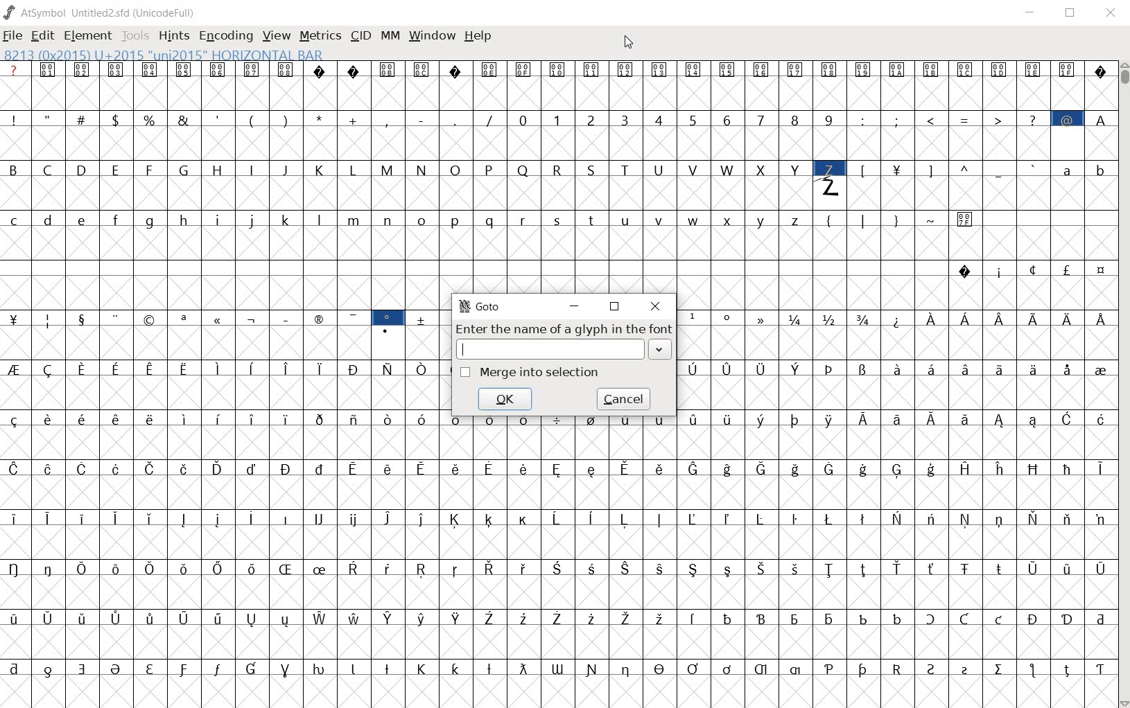 This screenshot has width=1130, height=708. Describe the element at coordinates (175, 36) in the screenshot. I see `HINTS` at that location.